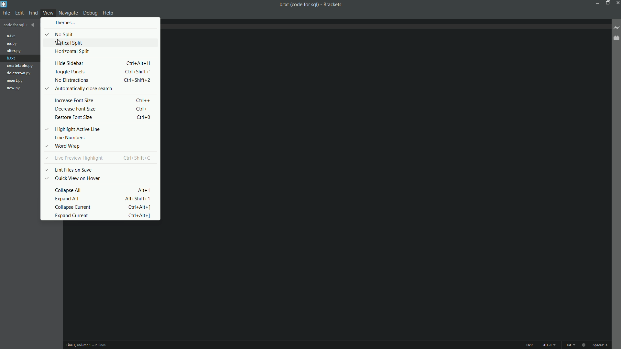 The image size is (621, 349). Describe the element at coordinates (13, 51) in the screenshot. I see `alter.py` at that location.